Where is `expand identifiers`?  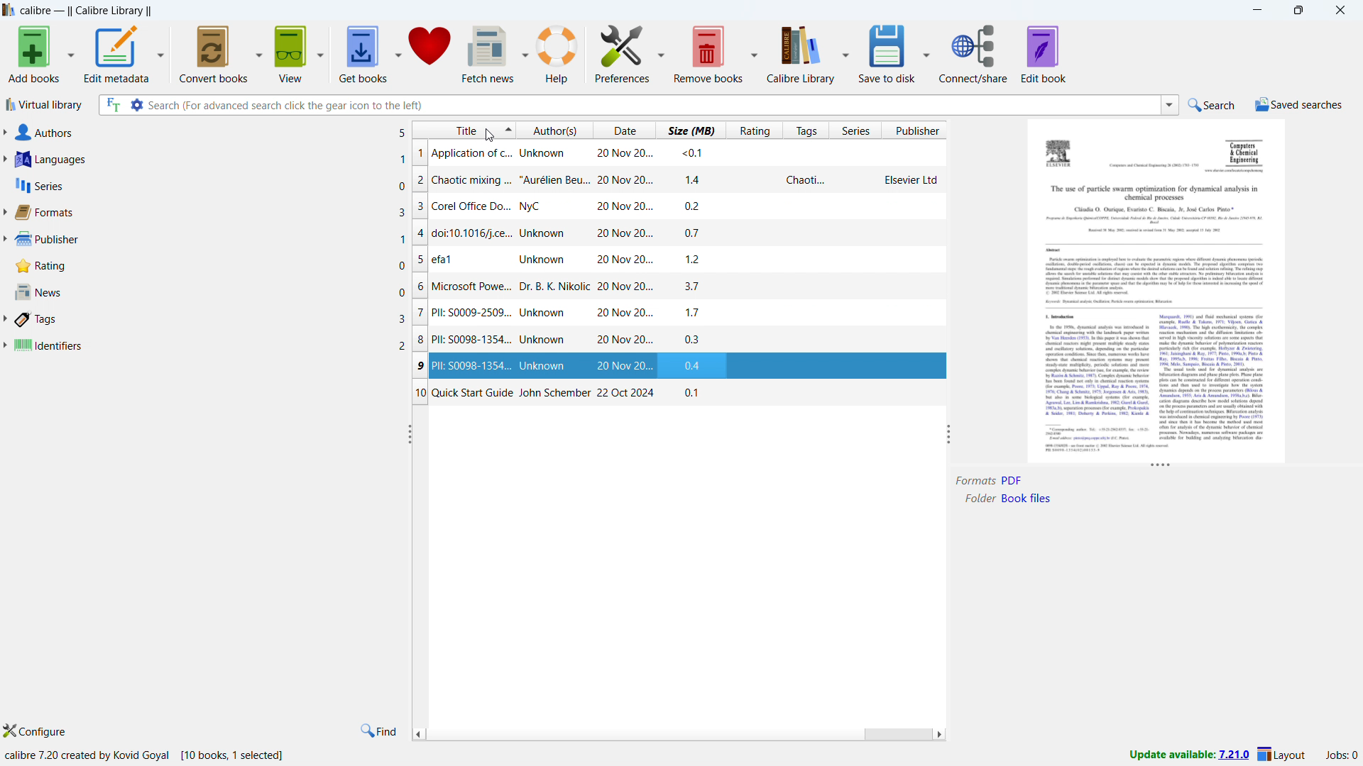
expand identifiers is located at coordinates (4, 346).